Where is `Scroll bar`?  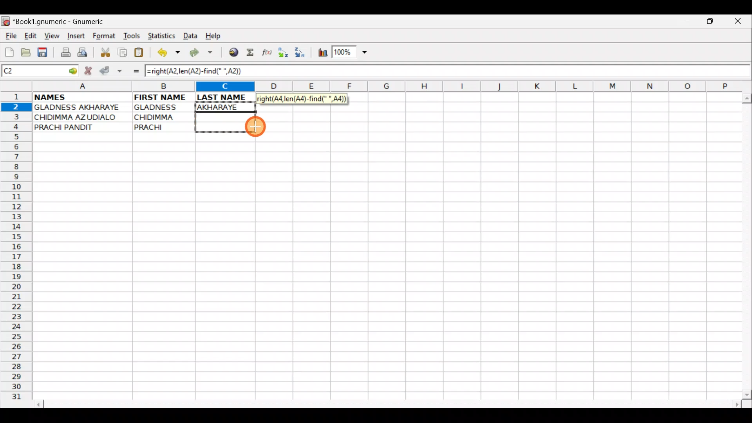
Scroll bar is located at coordinates (745, 244).